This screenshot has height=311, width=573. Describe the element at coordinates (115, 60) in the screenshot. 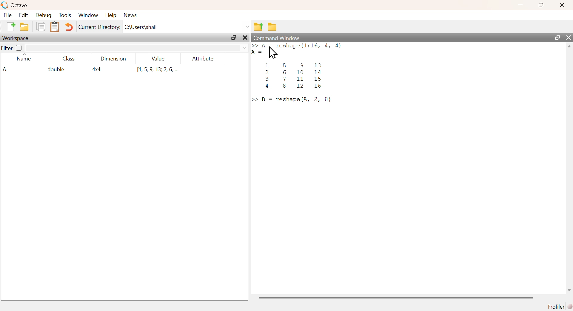

I see `dimension` at that location.